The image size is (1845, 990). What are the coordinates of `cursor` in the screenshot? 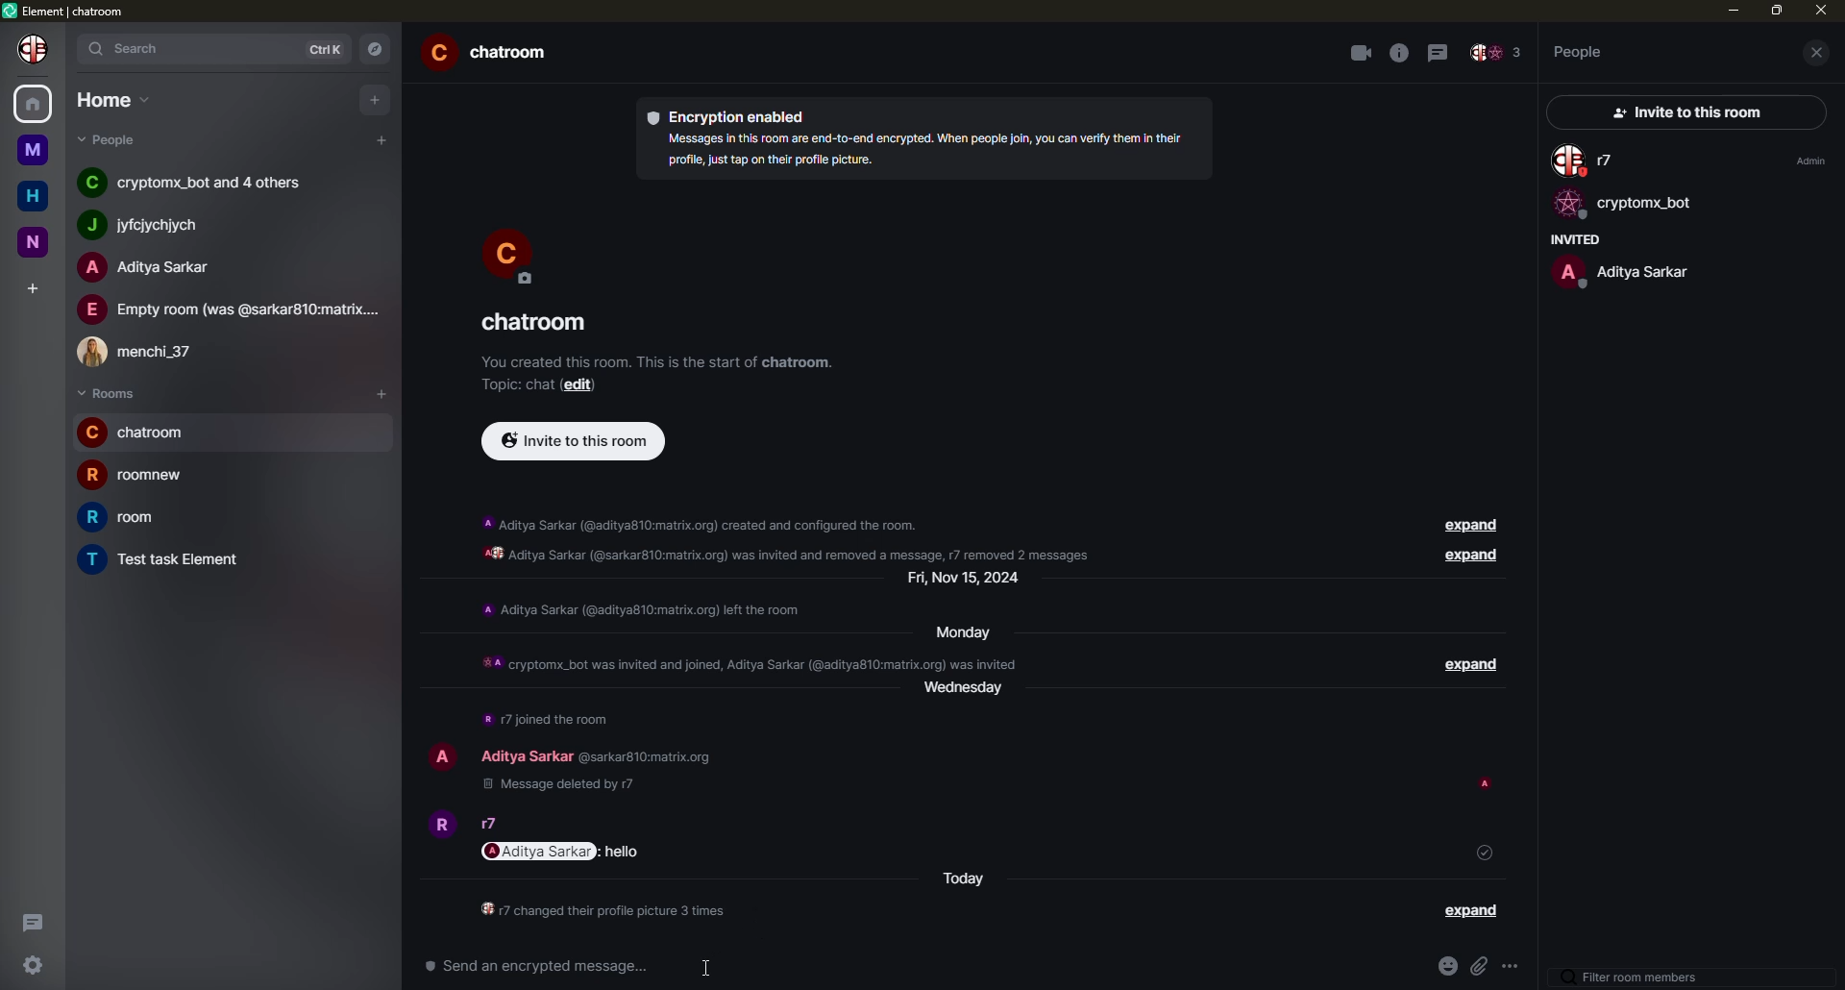 It's located at (707, 967).